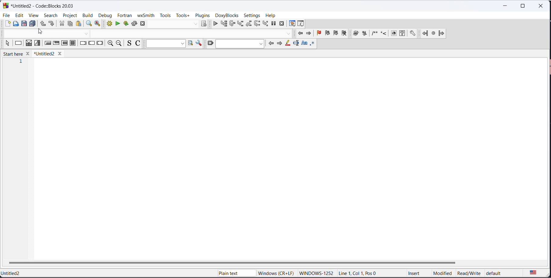 Image resolution: width=551 pixels, height=278 pixels. Describe the element at coordinates (56, 43) in the screenshot. I see `exit condition loop` at that location.